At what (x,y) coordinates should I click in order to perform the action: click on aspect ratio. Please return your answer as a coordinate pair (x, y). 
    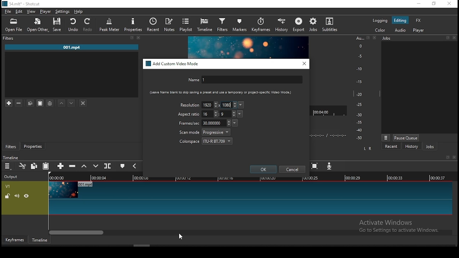
    Looking at the image, I should click on (189, 114).